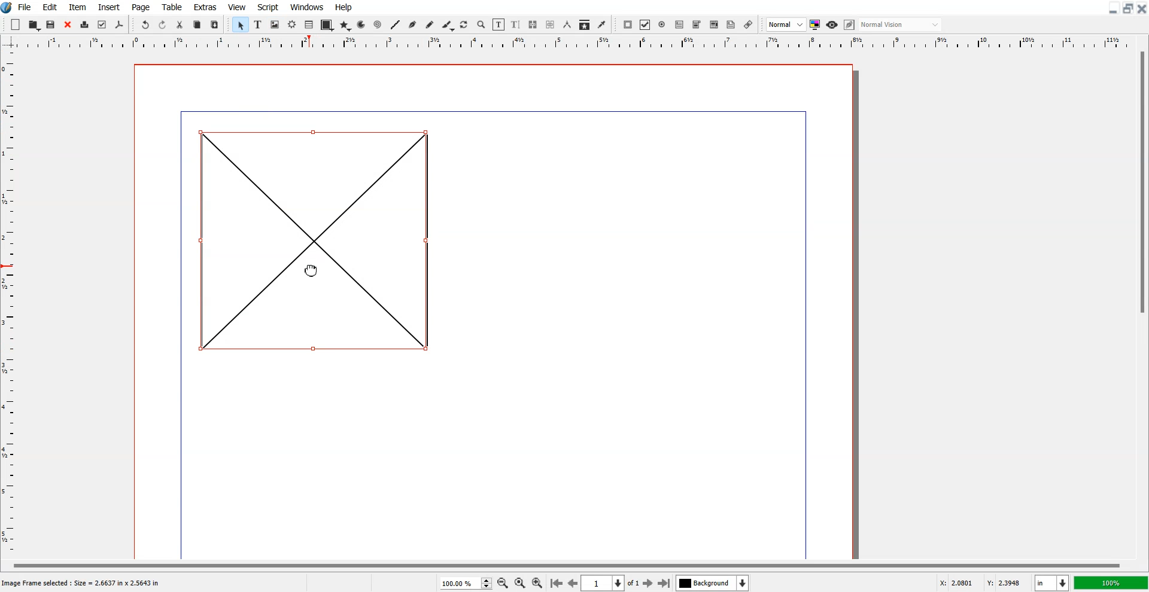 The image size is (1149, 592). What do you see at coordinates (983, 582) in the screenshot?
I see `X,Y Co-ordinate` at bounding box center [983, 582].